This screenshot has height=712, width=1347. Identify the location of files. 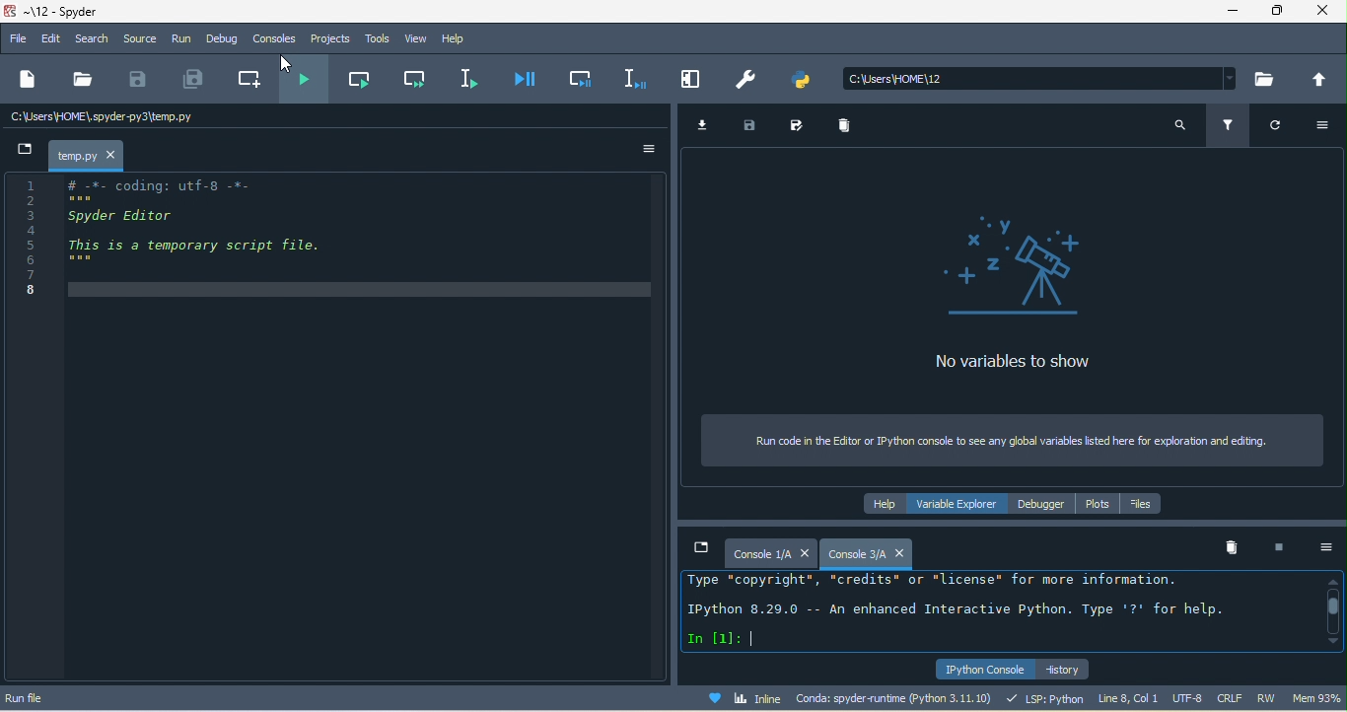
(1147, 505).